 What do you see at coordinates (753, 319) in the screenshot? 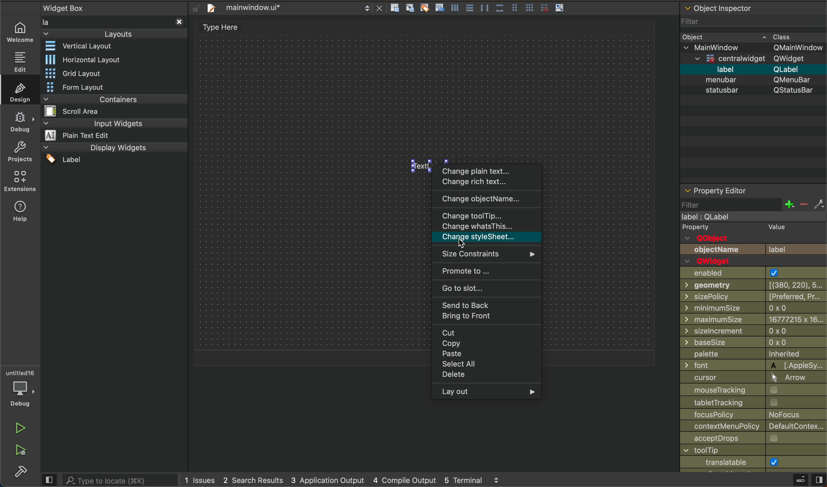
I see `min size` at bounding box center [753, 319].